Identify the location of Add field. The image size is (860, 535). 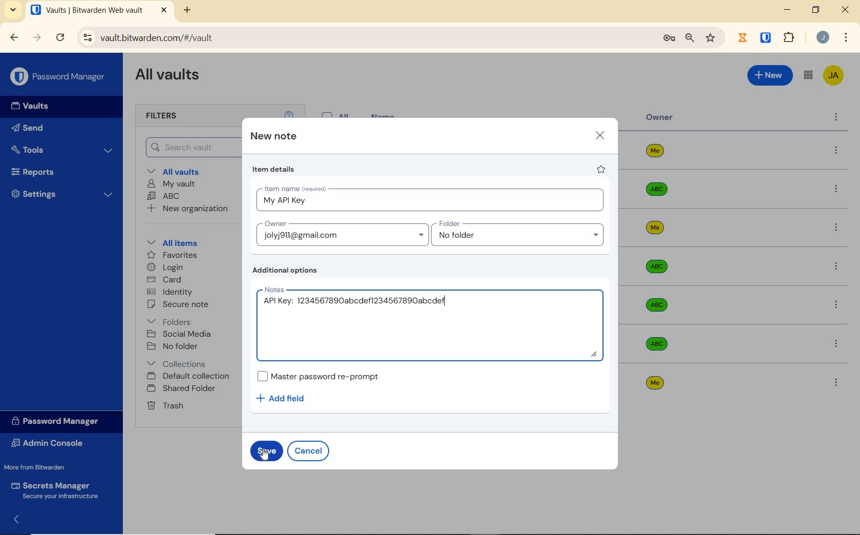
(286, 398).